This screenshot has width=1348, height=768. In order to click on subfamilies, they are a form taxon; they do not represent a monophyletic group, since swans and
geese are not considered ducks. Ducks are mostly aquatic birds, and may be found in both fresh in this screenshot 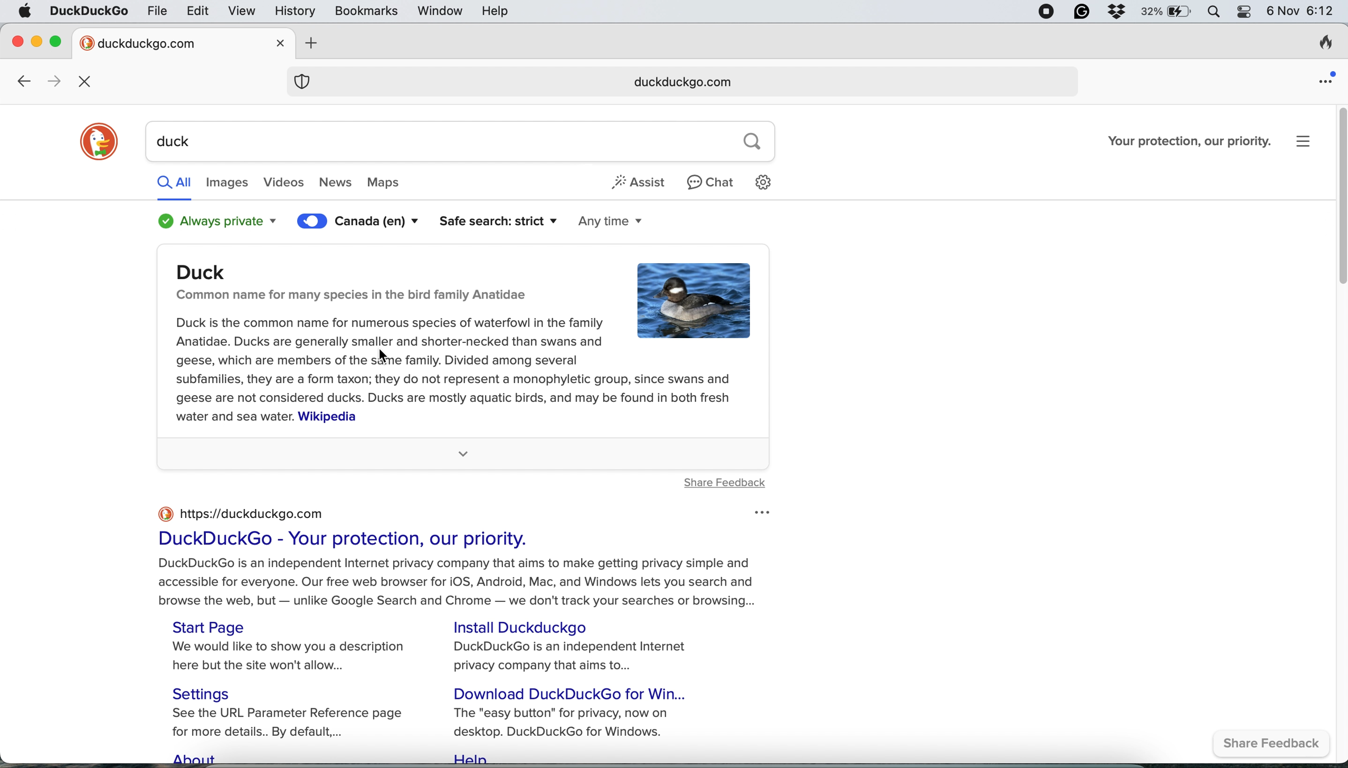, I will do `click(458, 388)`.